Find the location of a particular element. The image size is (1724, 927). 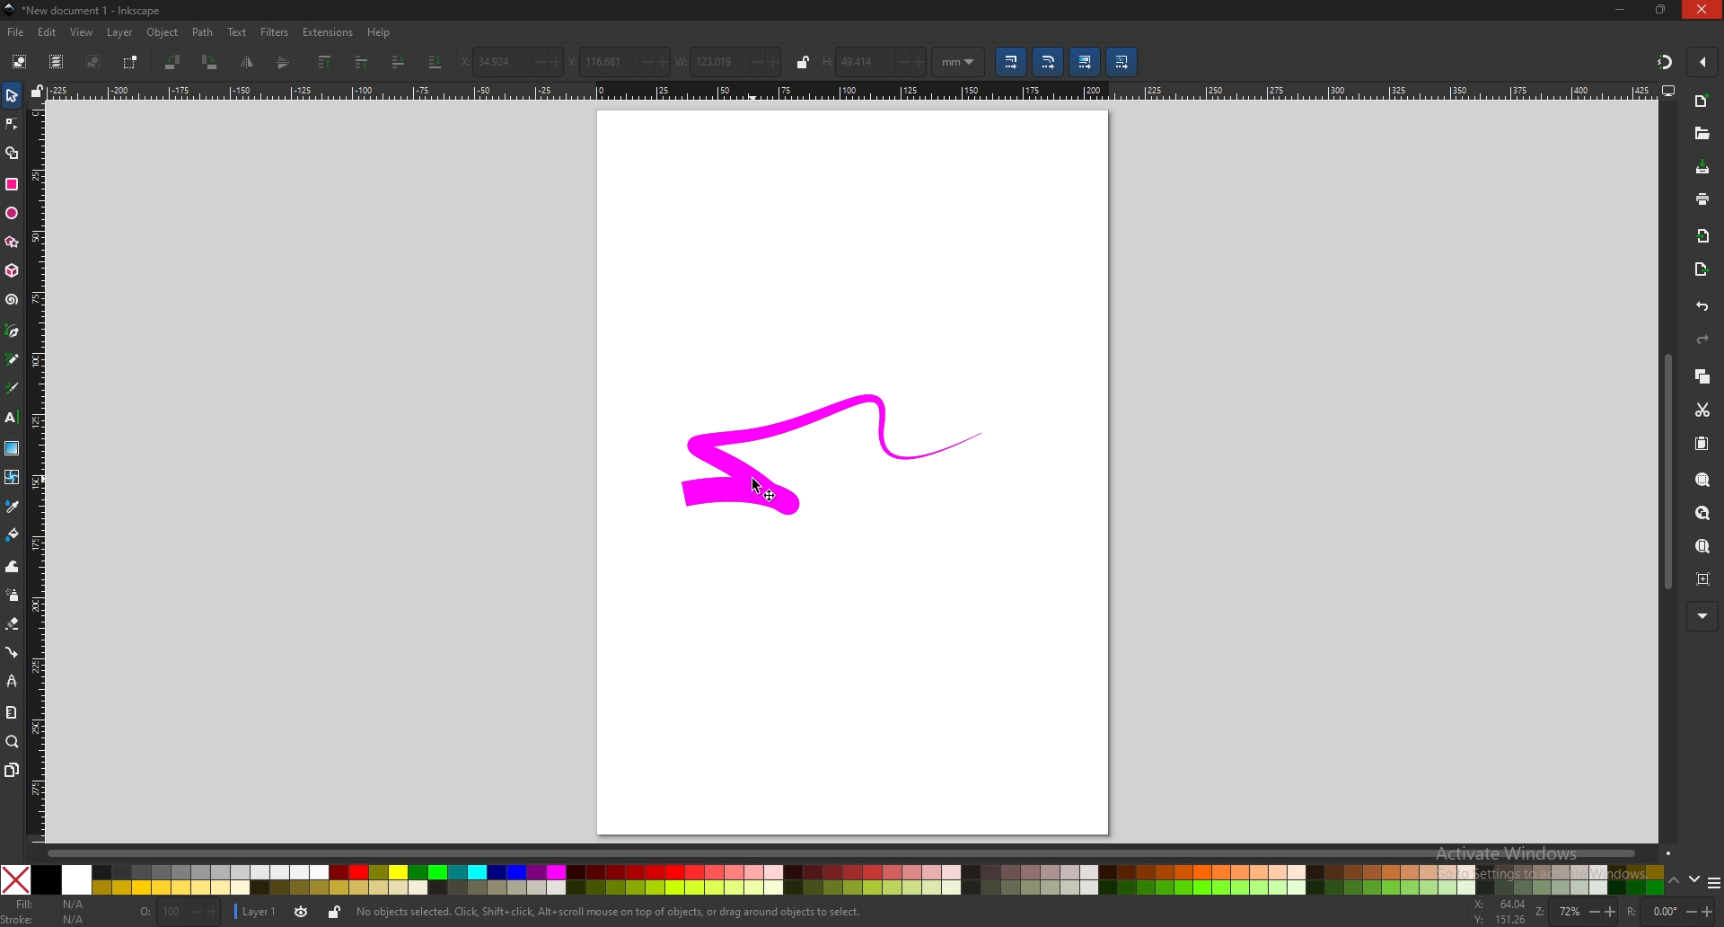

info is located at coordinates (600, 911).